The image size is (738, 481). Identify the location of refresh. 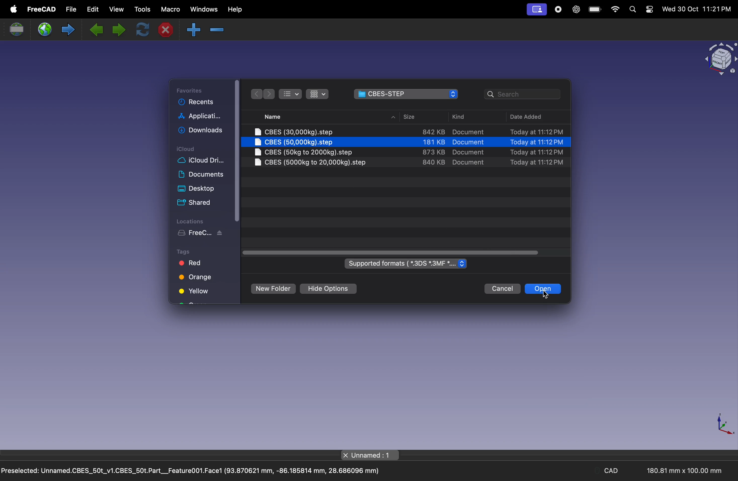
(140, 29).